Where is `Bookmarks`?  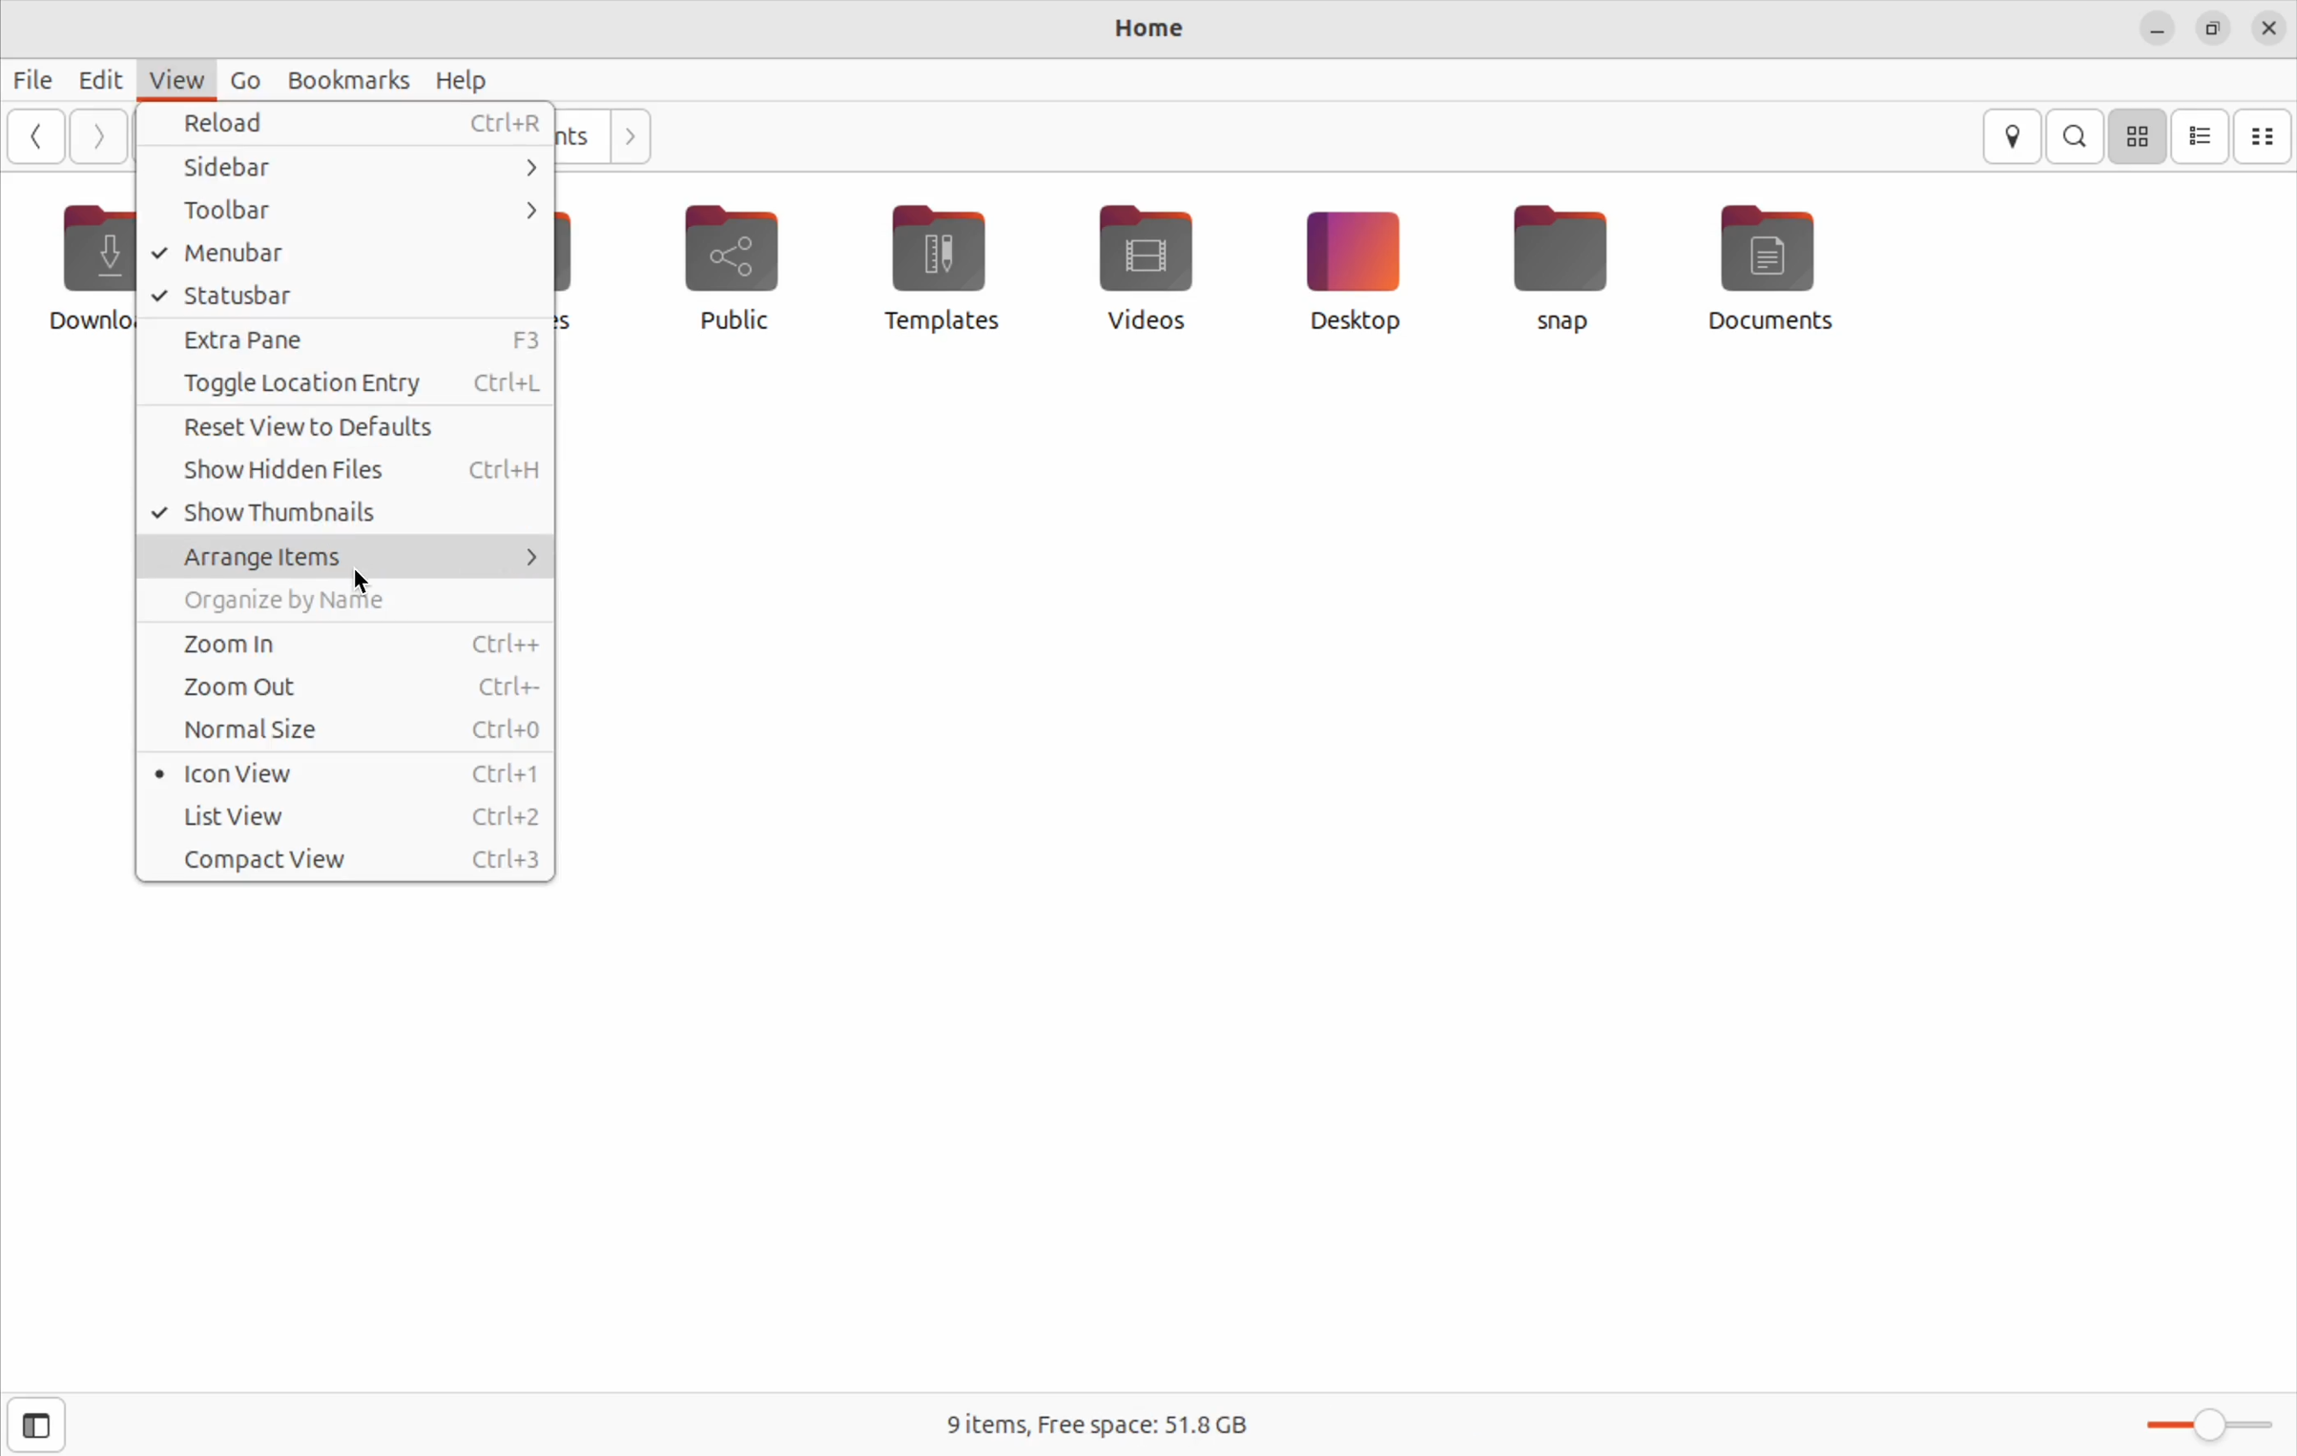 Bookmarks is located at coordinates (341, 79).